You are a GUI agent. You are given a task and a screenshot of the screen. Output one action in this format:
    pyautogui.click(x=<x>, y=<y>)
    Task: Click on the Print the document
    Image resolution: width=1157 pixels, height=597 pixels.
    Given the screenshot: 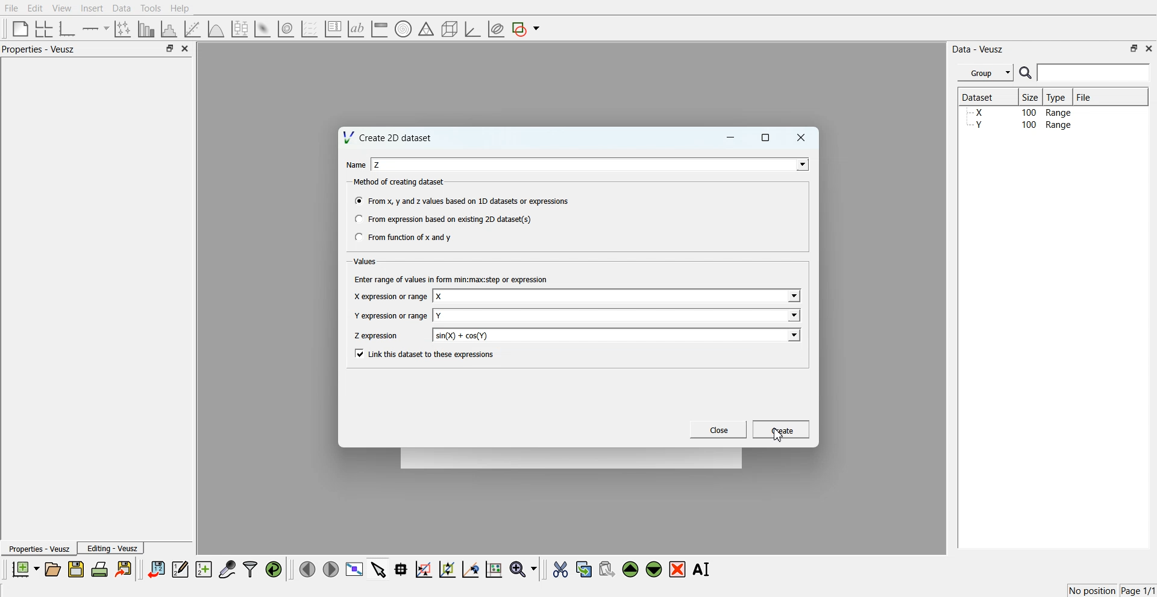 What is the action you would take?
    pyautogui.click(x=99, y=569)
    